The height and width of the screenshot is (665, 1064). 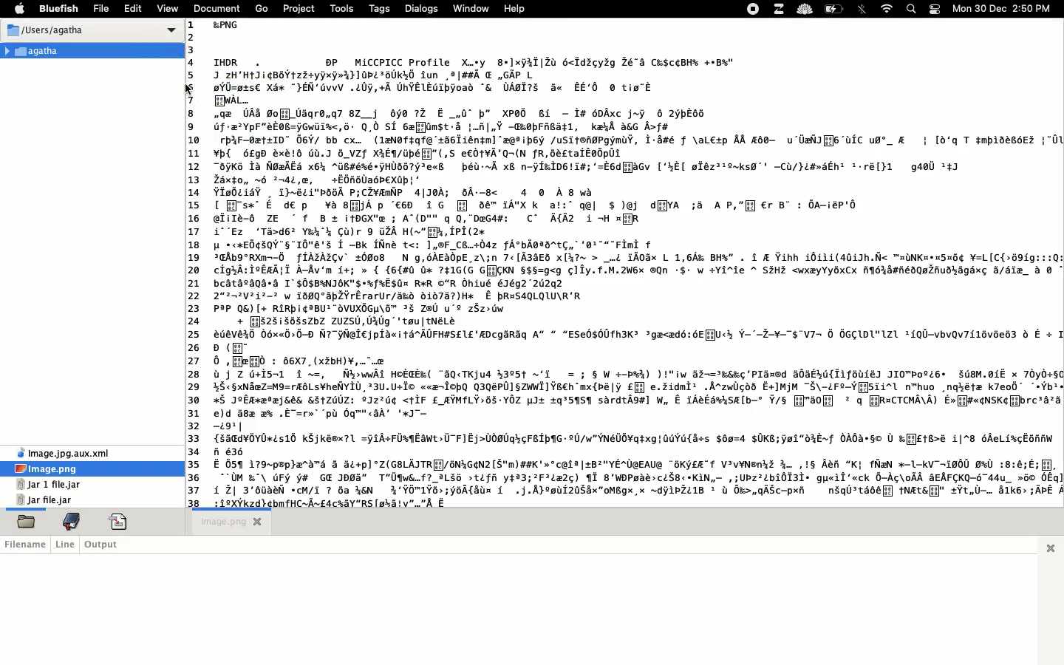 I want to click on project, so click(x=299, y=9).